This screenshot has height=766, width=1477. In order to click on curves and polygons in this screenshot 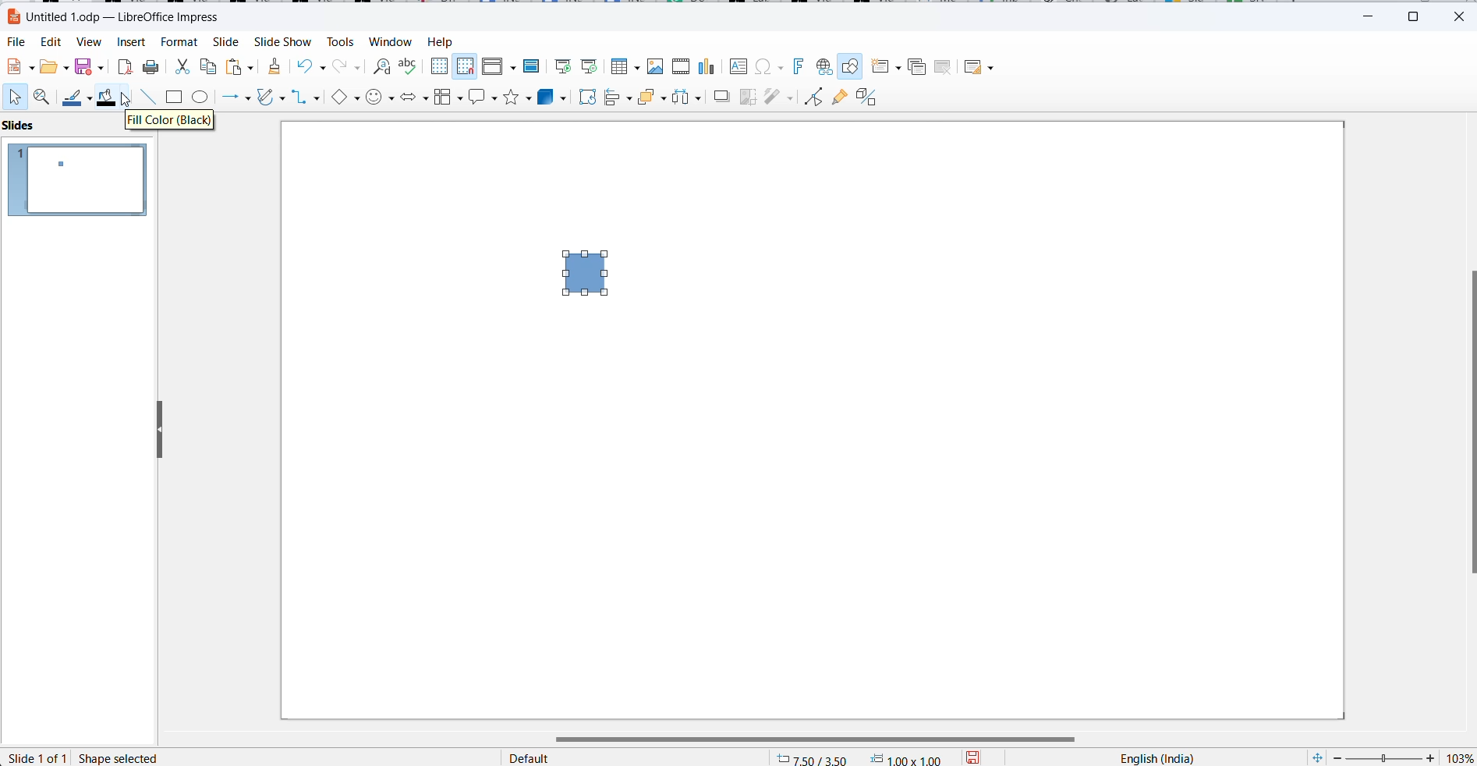, I will do `click(269, 99)`.